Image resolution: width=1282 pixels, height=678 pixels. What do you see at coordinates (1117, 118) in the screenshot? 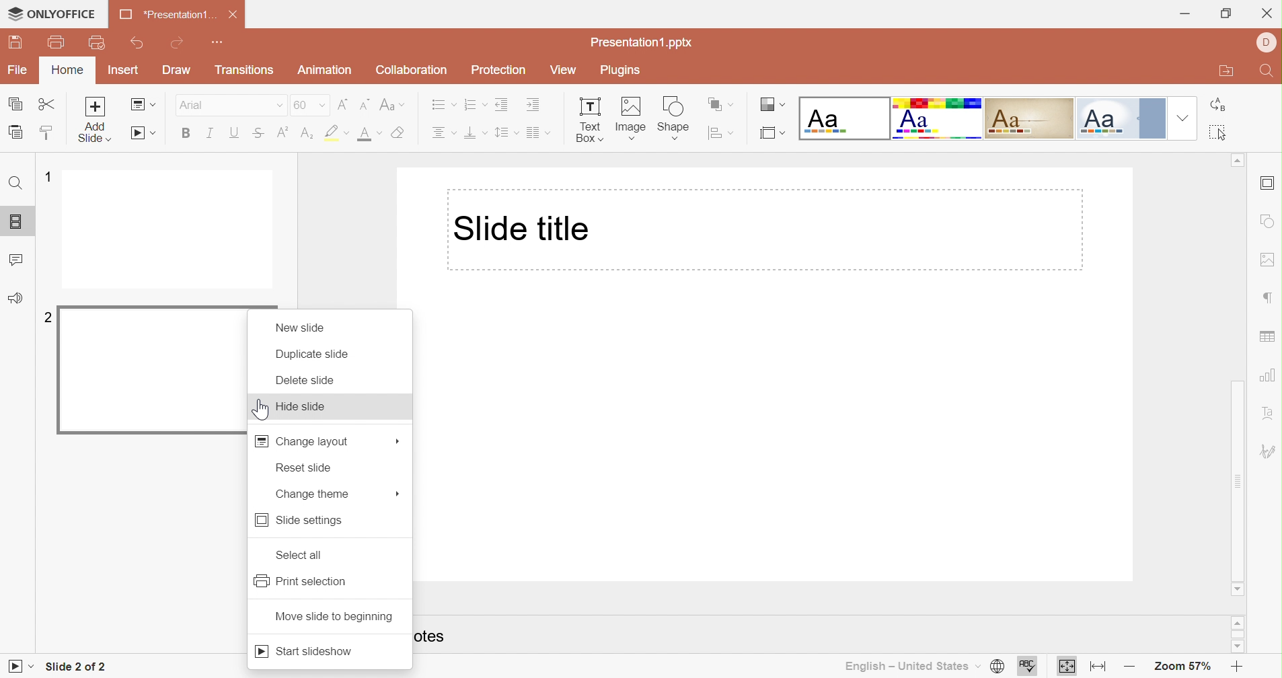
I see `Official` at bounding box center [1117, 118].